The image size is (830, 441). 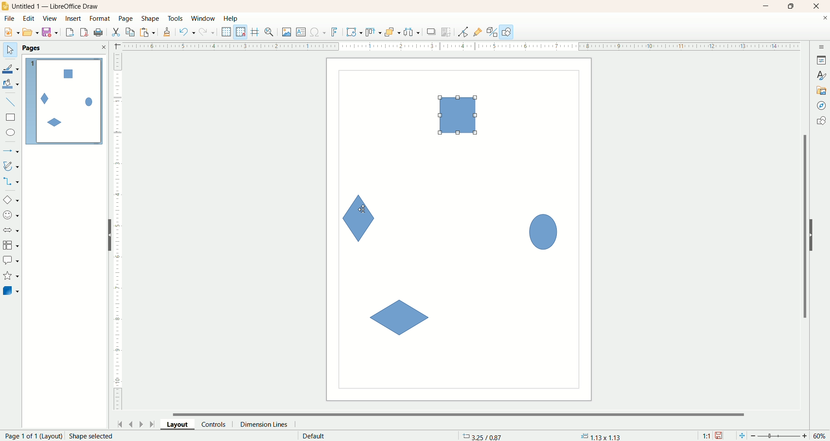 I want to click on zoom percent, so click(x=820, y=436).